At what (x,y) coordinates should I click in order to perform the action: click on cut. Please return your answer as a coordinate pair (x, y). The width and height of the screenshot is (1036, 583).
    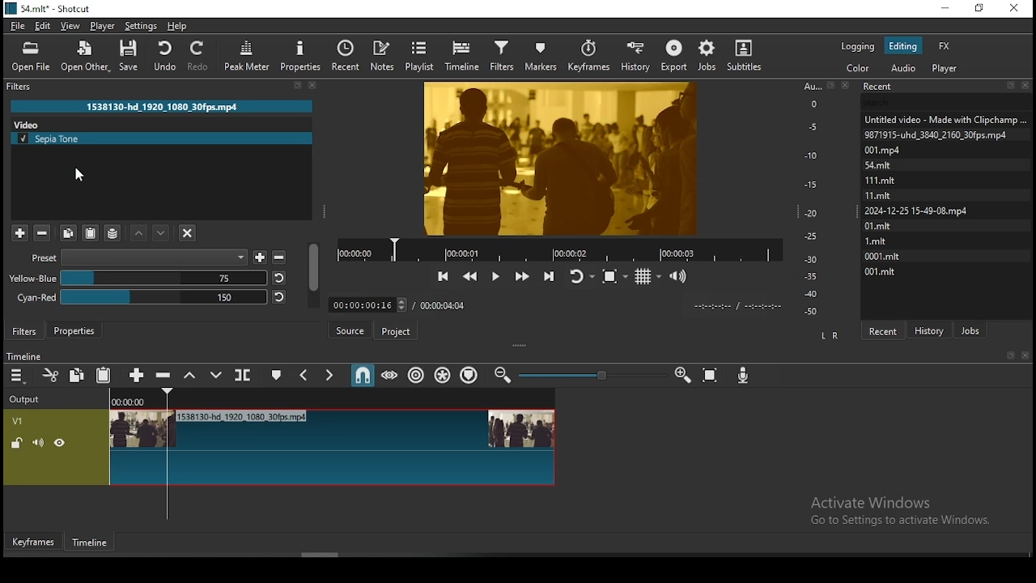
    Looking at the image, I should click on (53, 375).